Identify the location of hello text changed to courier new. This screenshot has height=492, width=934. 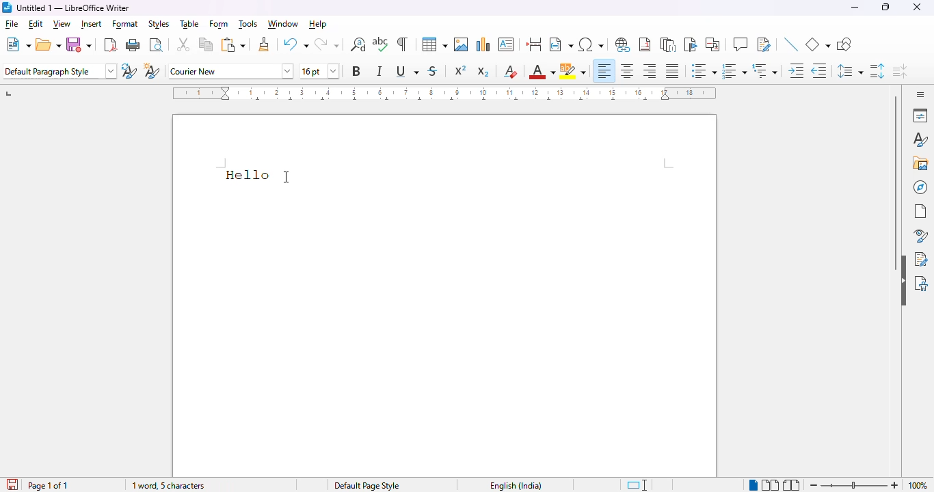
(247, 174).